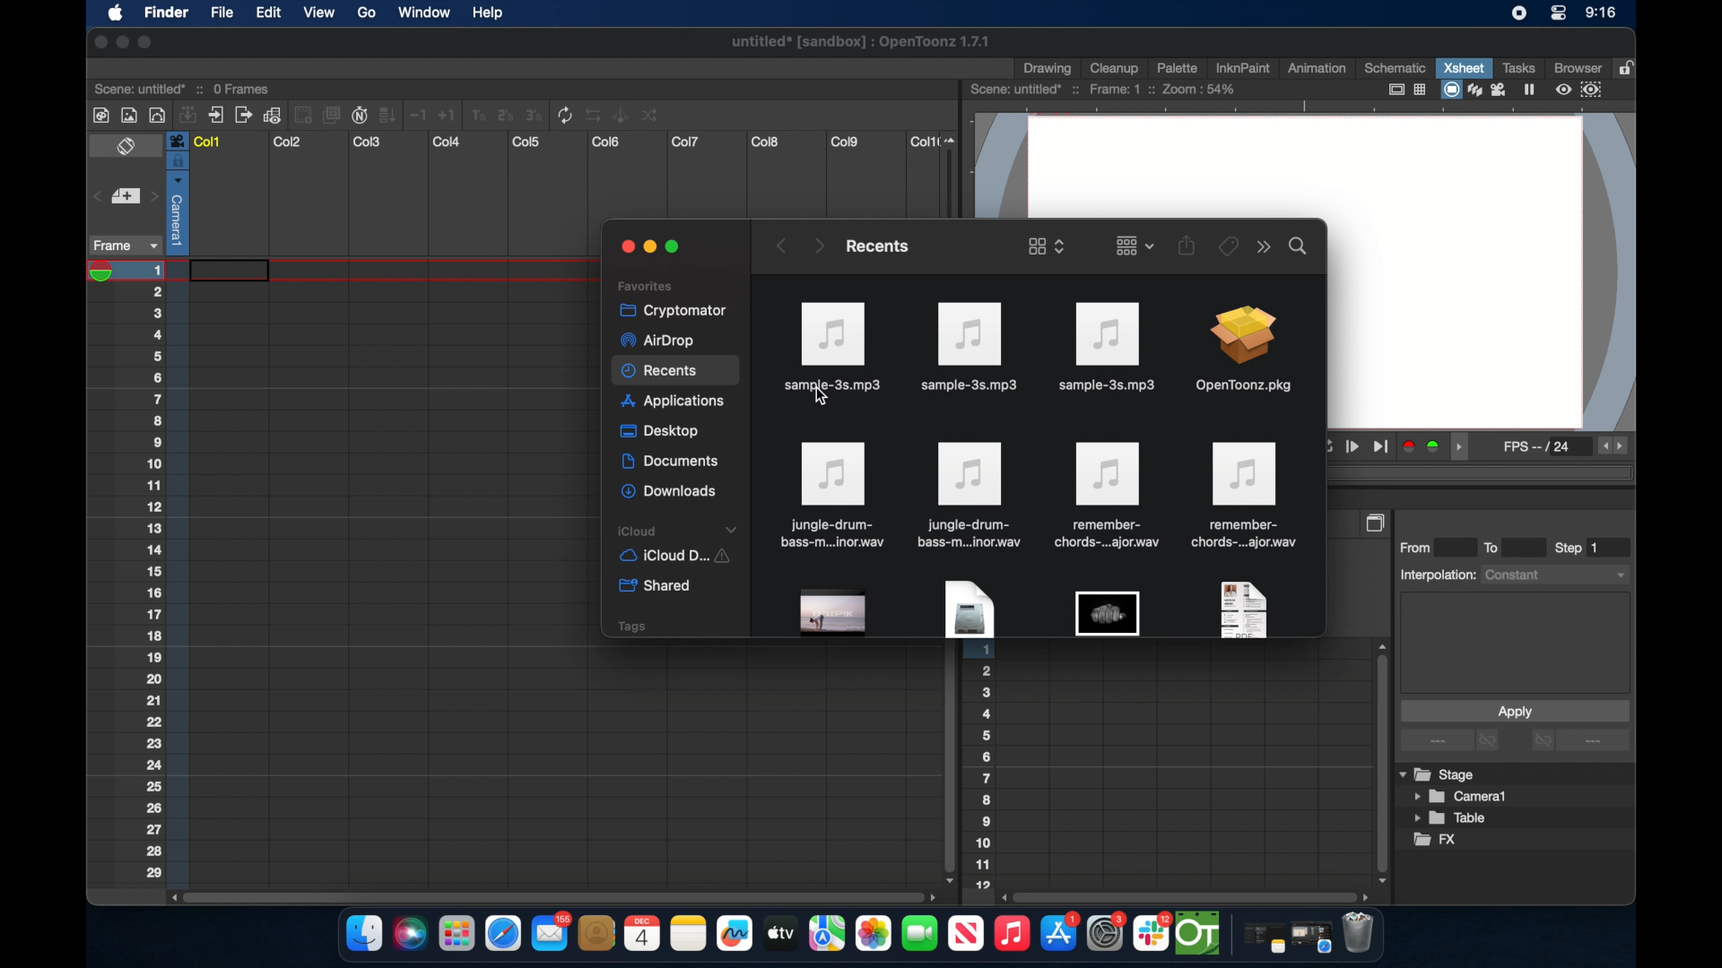 The image size is (1722, 968). What do you see at coordinates (1115, 66) in the screenshot?
I see `cleanup` at bounding box center [1115, 66].